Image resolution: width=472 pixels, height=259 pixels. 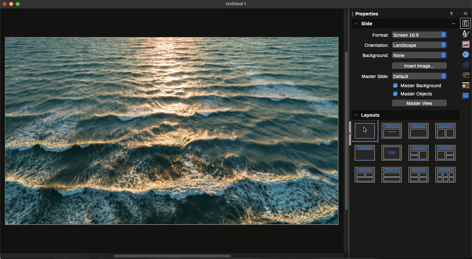 What do you see at coordinates (375, 45) in the screenshot?
I see `Orientation` at bounding box center [375, 45].